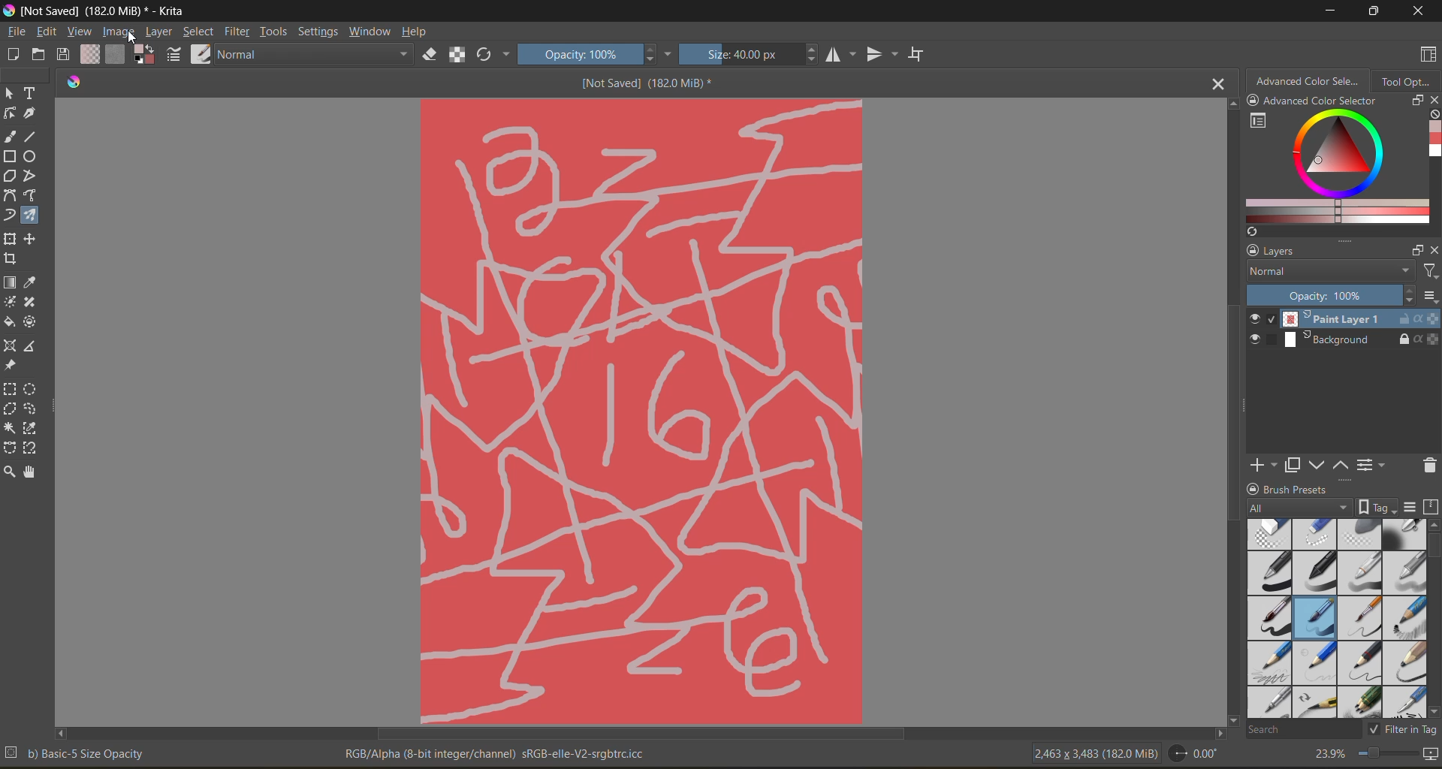 The height and width of the screenshot is (769, 1442). I want to click on fill patterns, so click(118, 53).